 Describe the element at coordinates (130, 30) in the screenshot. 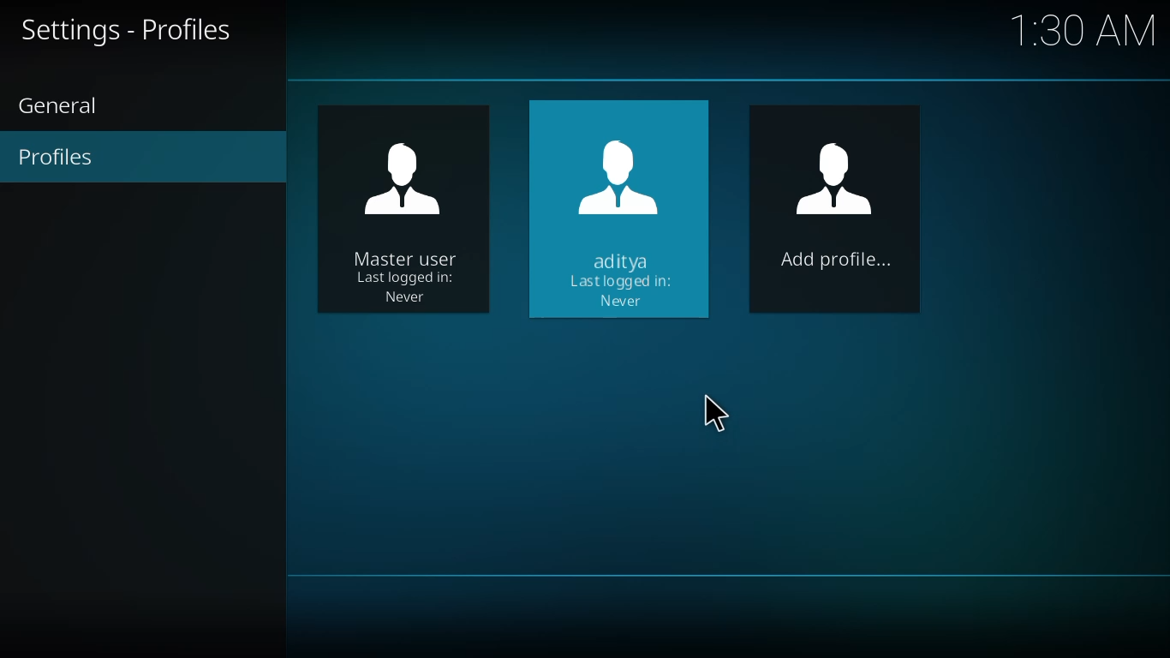

I see `profiles` at that location.